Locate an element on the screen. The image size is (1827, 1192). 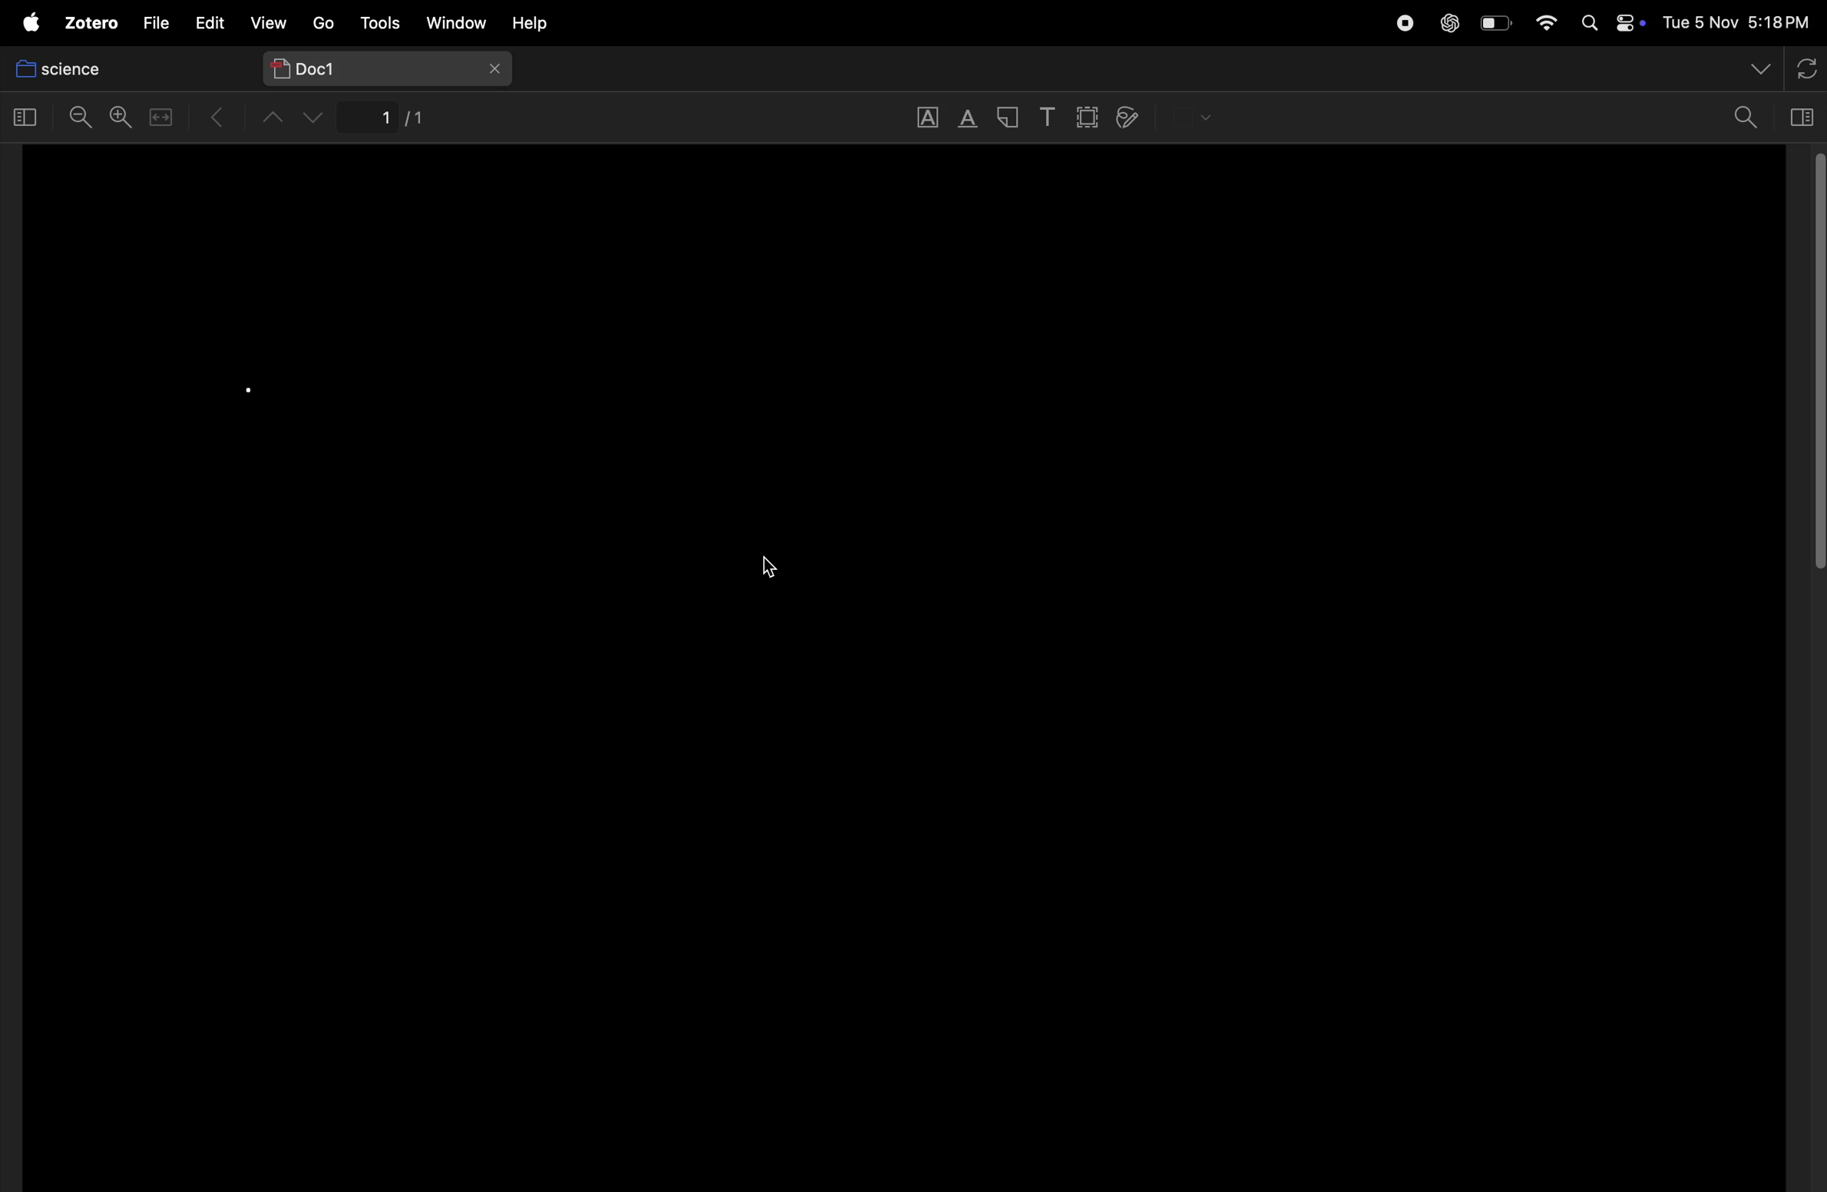
wifi is located at coordinates (1548, 22).